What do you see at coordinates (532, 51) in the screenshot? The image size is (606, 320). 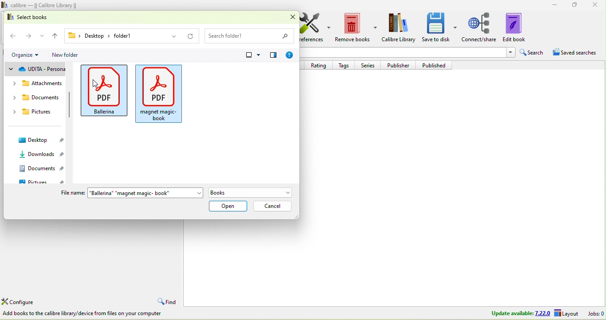 I see `search` at bounding box center [532, 51].